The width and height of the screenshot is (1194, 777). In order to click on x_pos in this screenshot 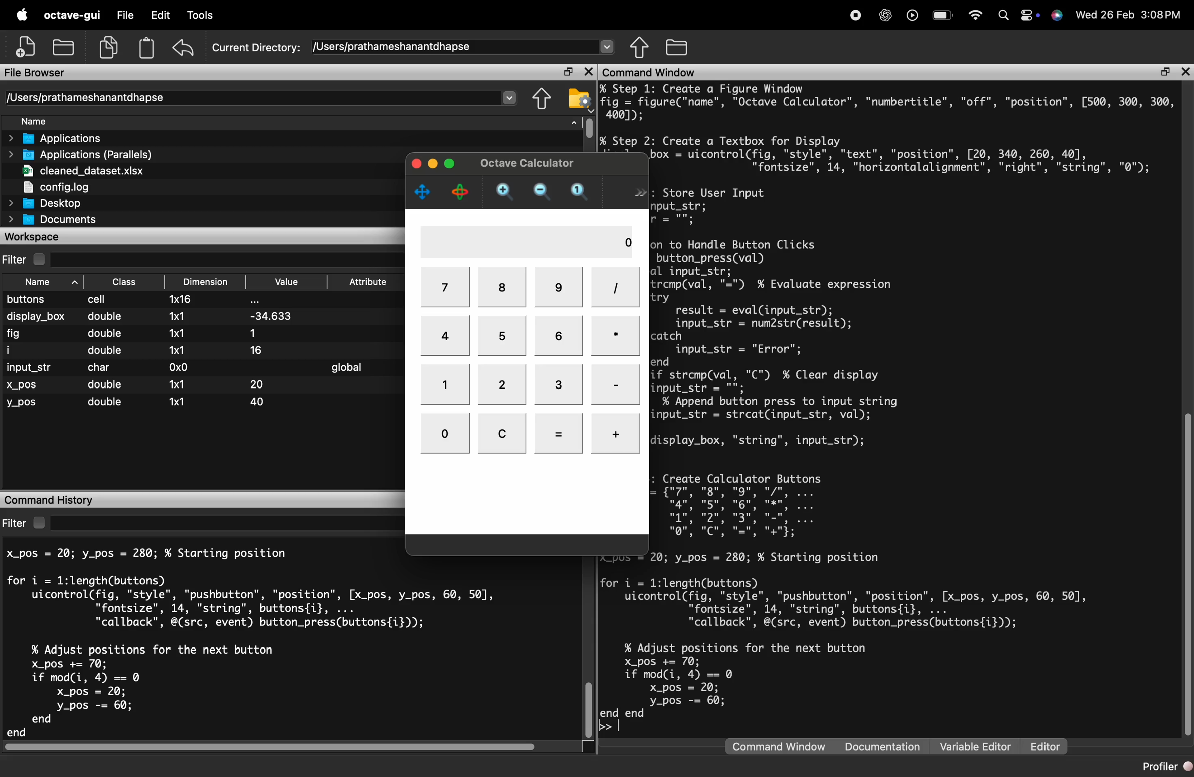, I will do `click(21, 384)`.